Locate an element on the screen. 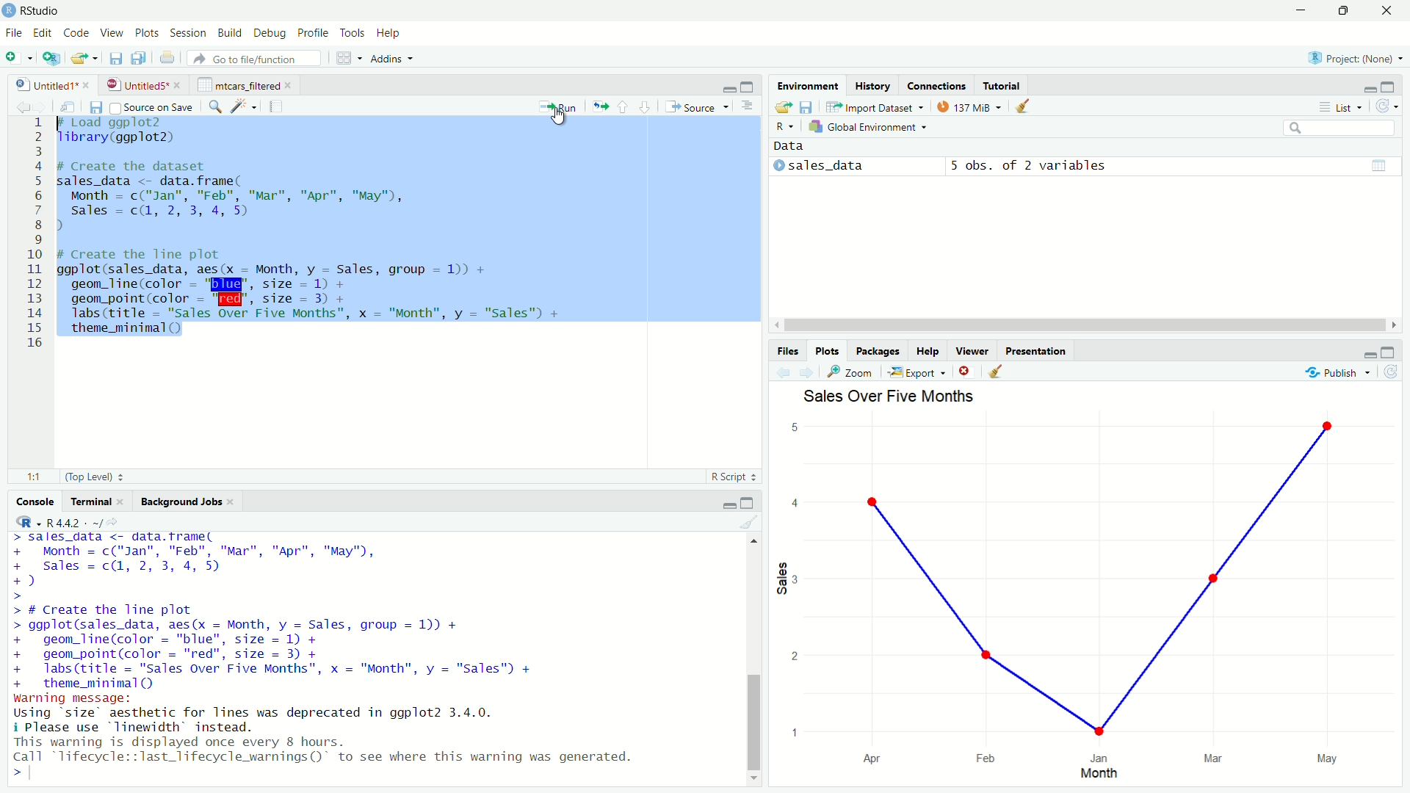 This screenshot has height=793, width=1410. search bar is located at coordinates (1339, 127).